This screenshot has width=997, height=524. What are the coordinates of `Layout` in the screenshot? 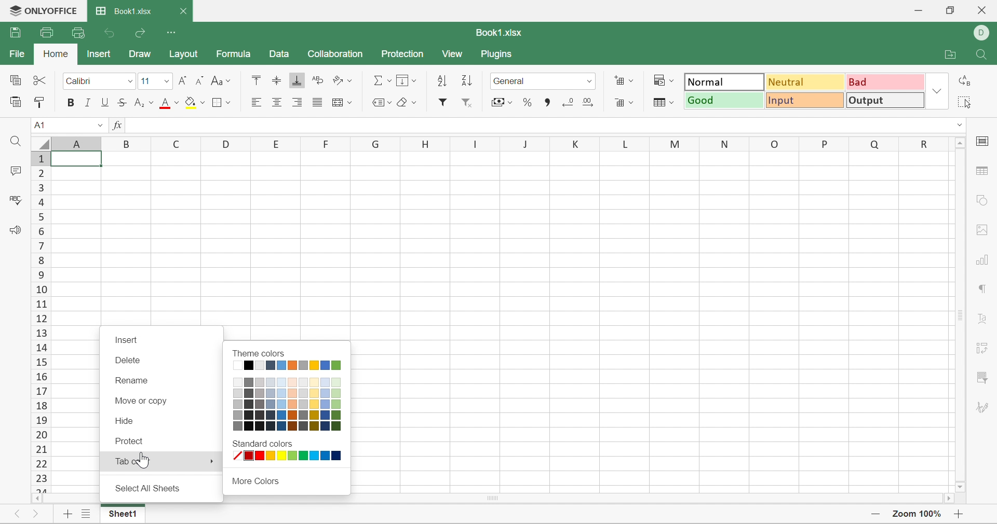 It's located at (184, 52).